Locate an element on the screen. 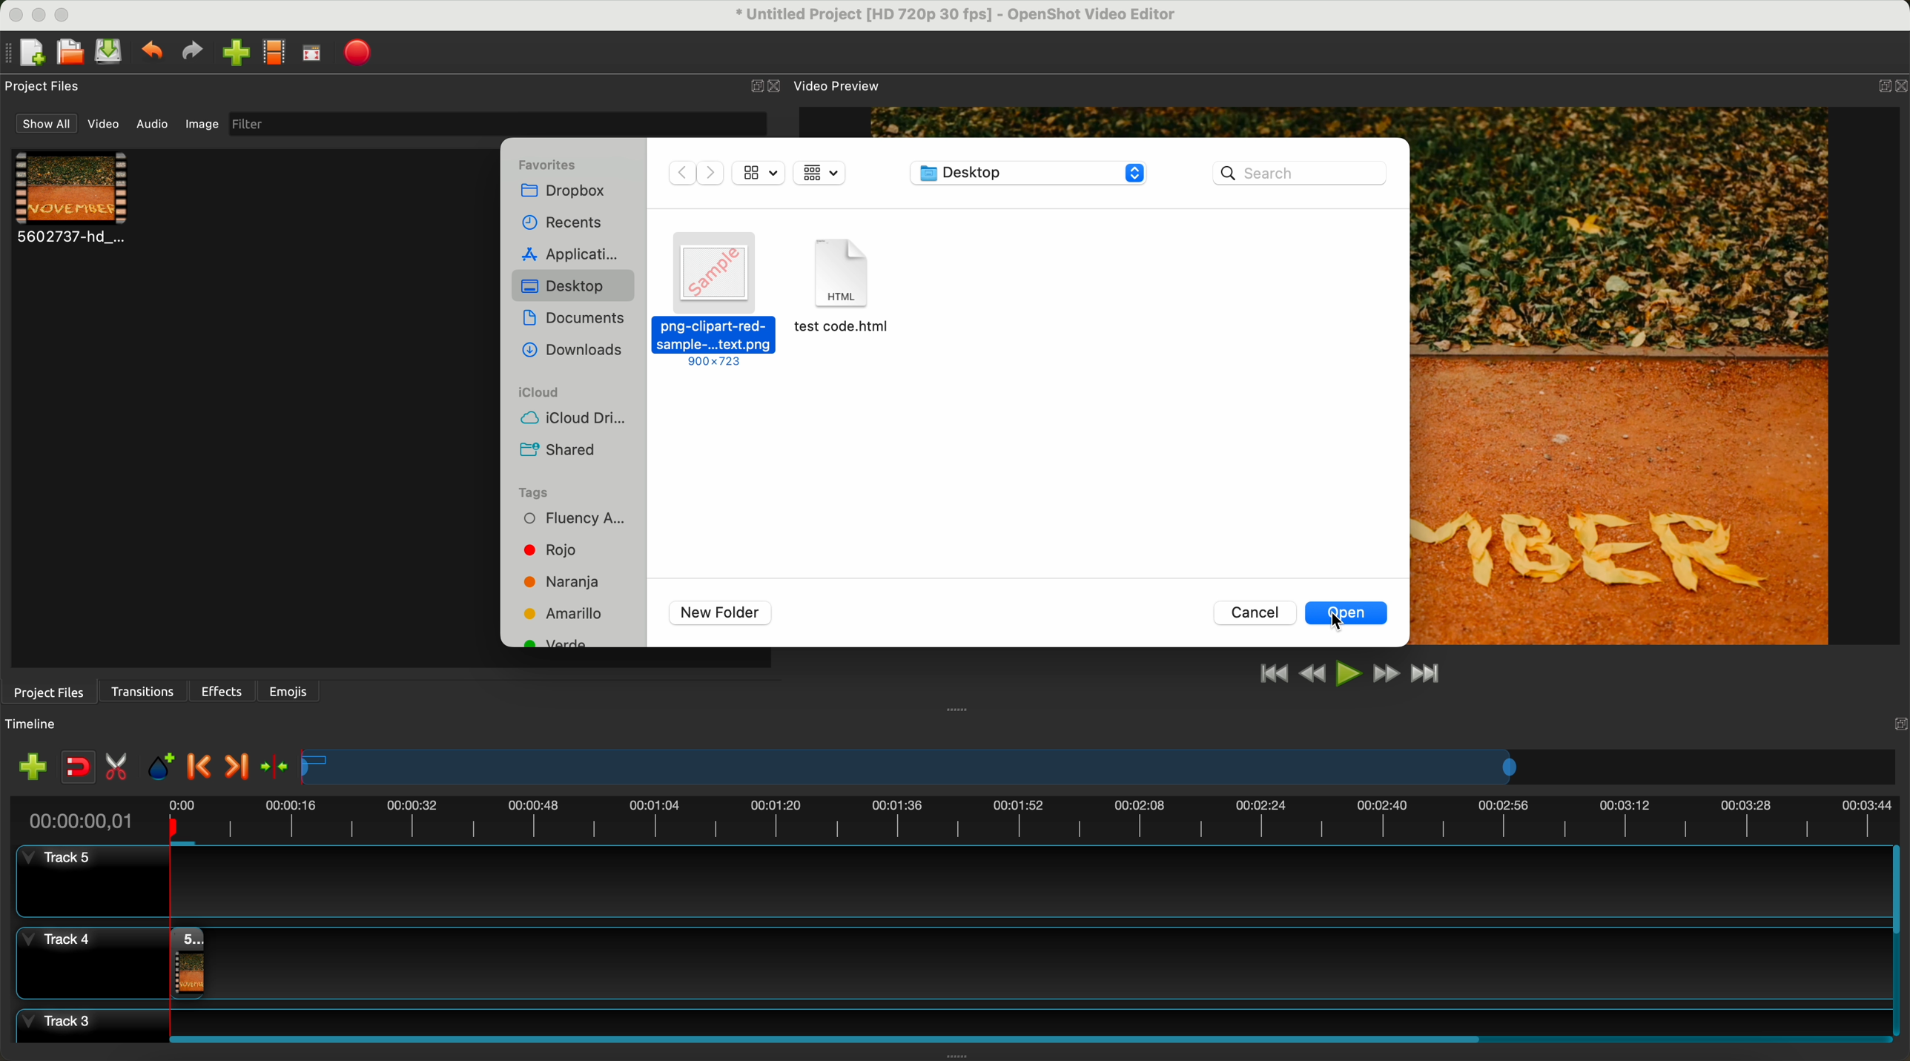 This screenshot has height=1061, width=1910. documents is located at coordinates (574, 318).